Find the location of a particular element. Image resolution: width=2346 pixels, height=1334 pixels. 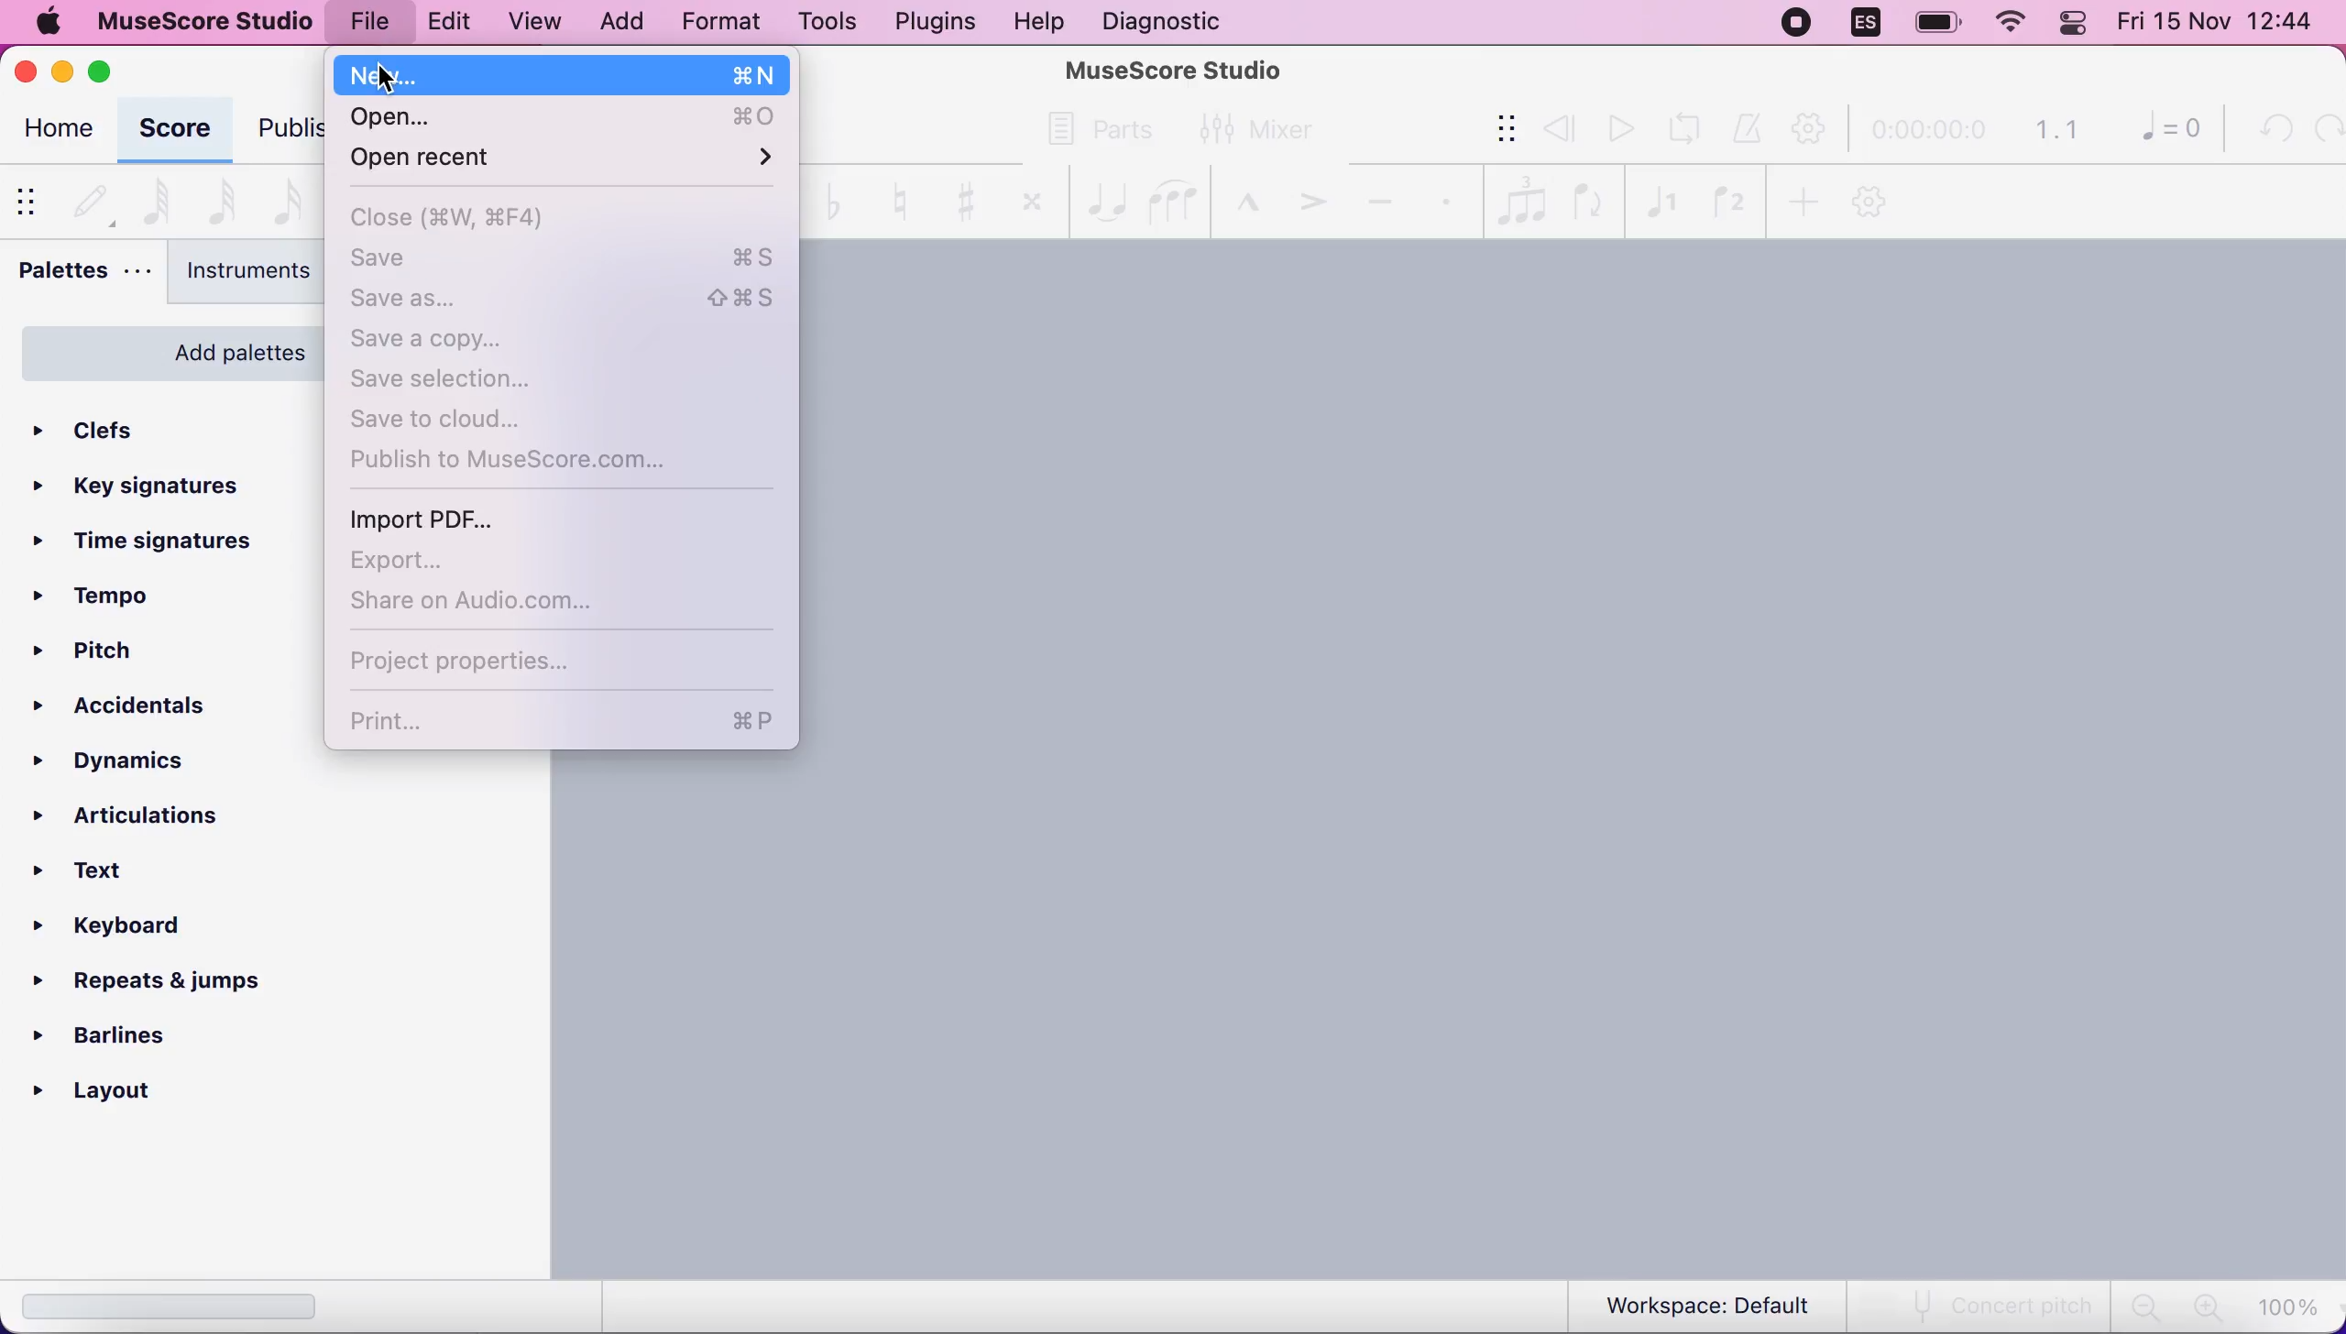

recording stopped is located at coordinates (1794, 23).